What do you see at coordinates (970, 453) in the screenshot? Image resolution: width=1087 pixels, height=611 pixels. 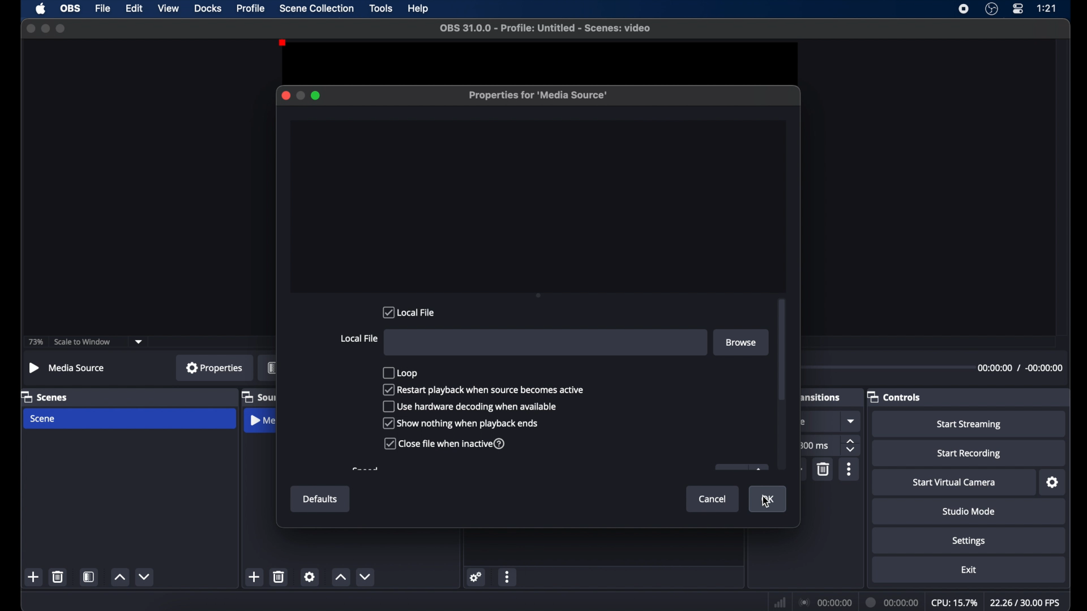 I see `start recording` at bounding box center [970, 453].